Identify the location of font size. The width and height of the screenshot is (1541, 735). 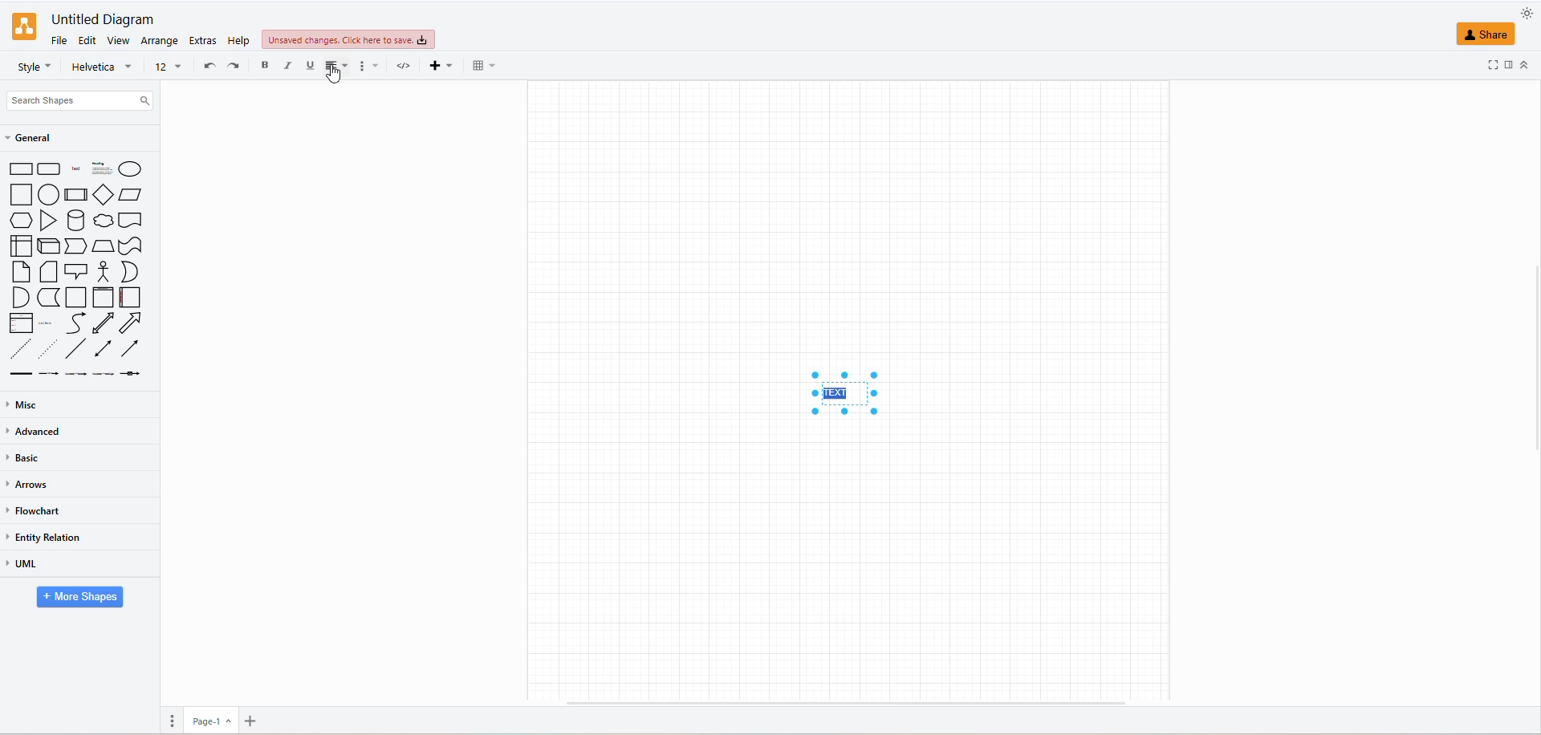
(165, 65).